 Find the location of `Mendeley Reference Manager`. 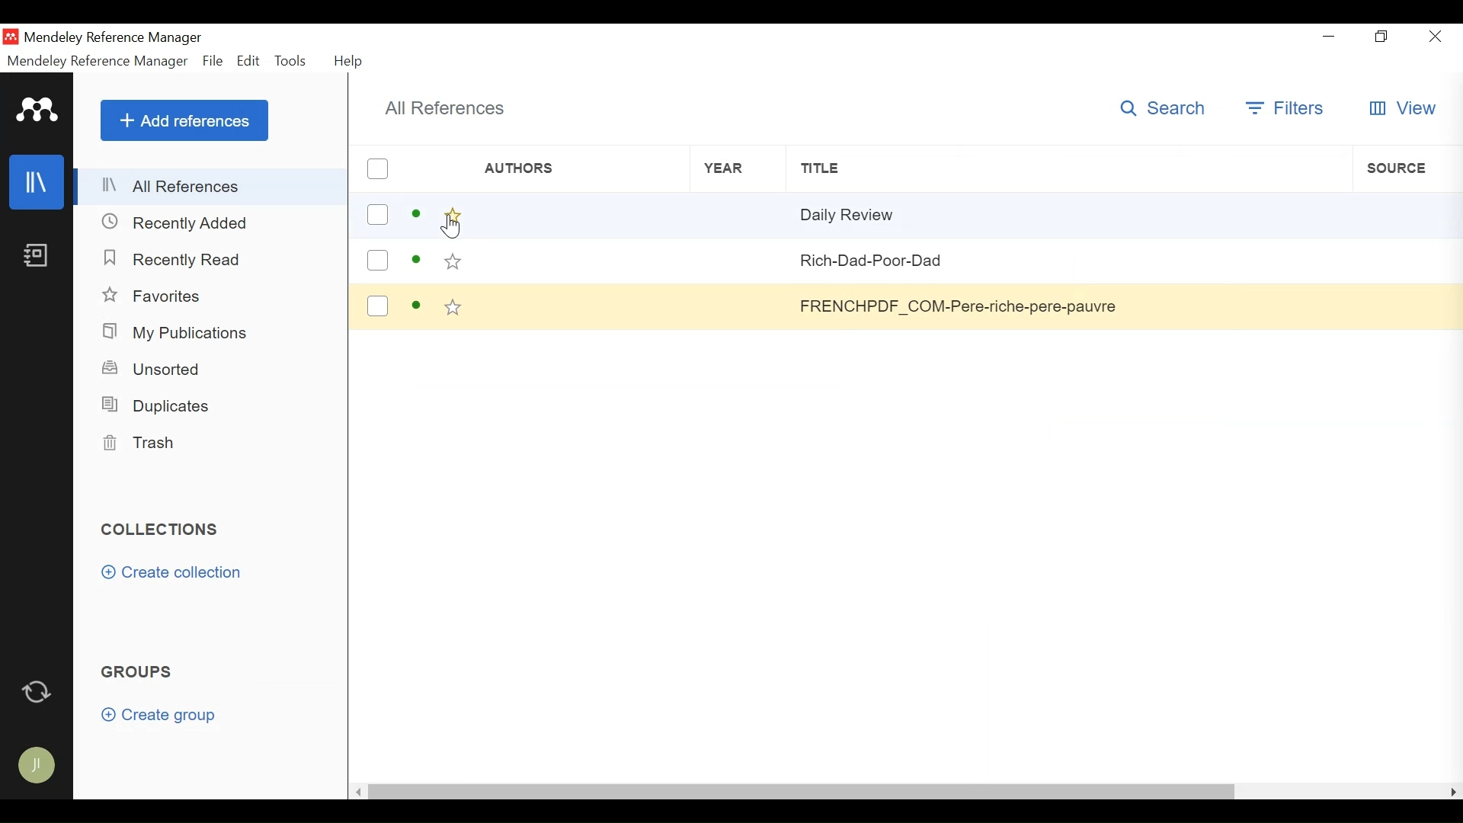

Mendeley Reference Manager is located at coordinates (115, 38).